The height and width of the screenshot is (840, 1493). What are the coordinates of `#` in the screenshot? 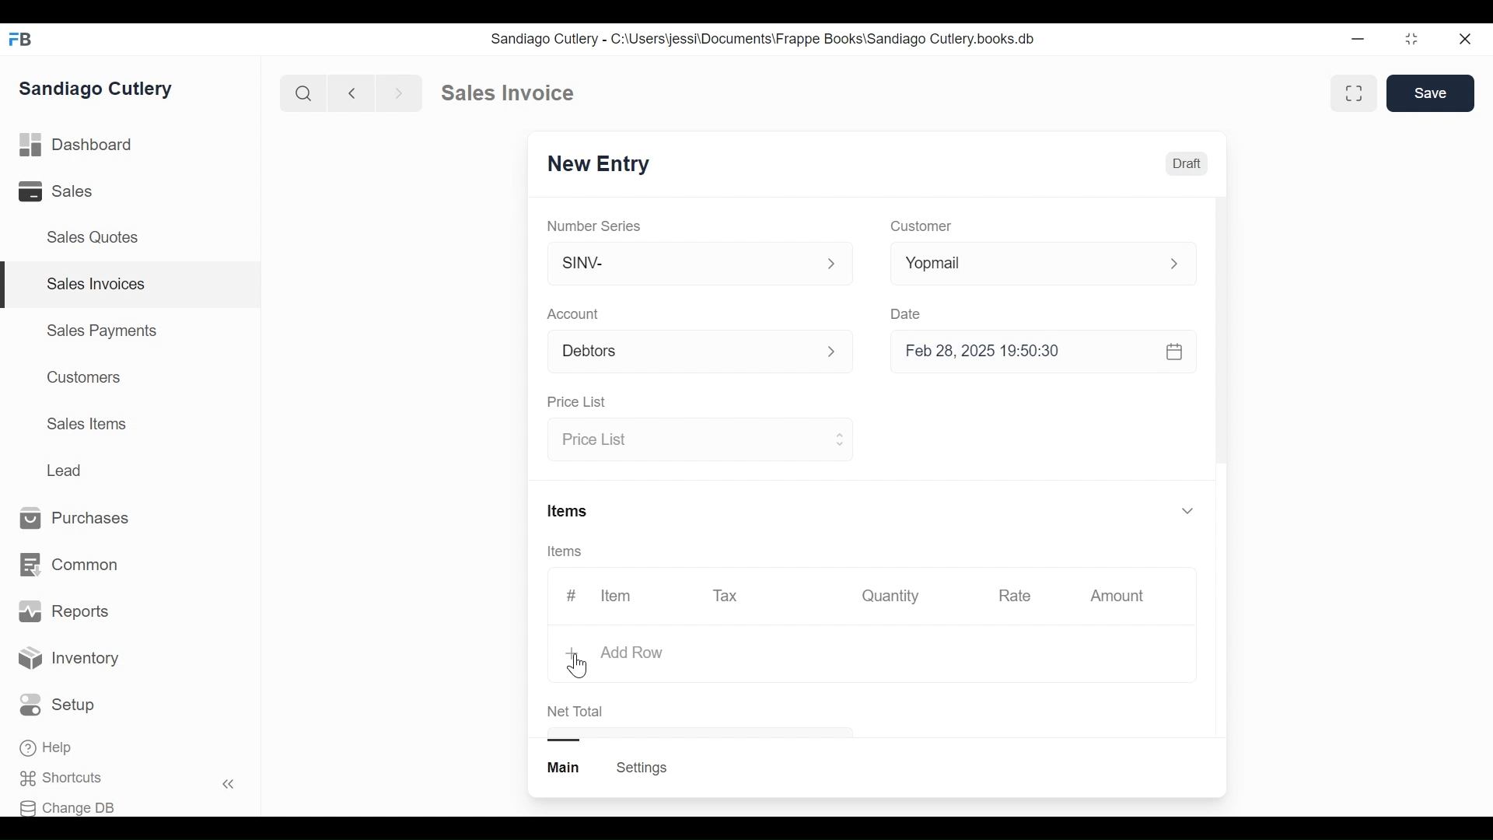 It's located at (572, 593).